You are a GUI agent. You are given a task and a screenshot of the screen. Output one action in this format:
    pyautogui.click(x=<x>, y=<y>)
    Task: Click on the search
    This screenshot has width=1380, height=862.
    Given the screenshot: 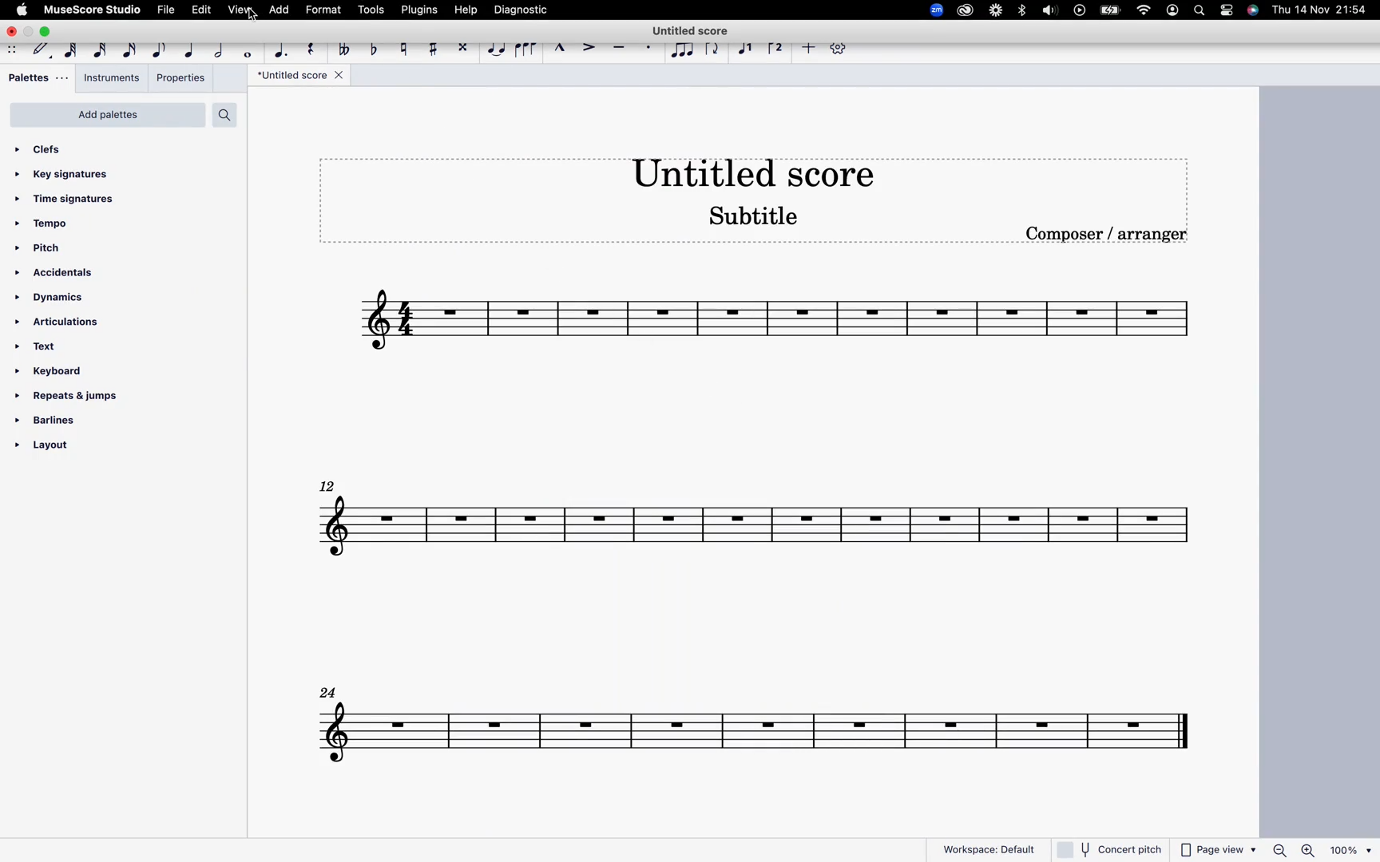 What is the action you would take?
    pyautogui.click(x=1200, y=10)
    